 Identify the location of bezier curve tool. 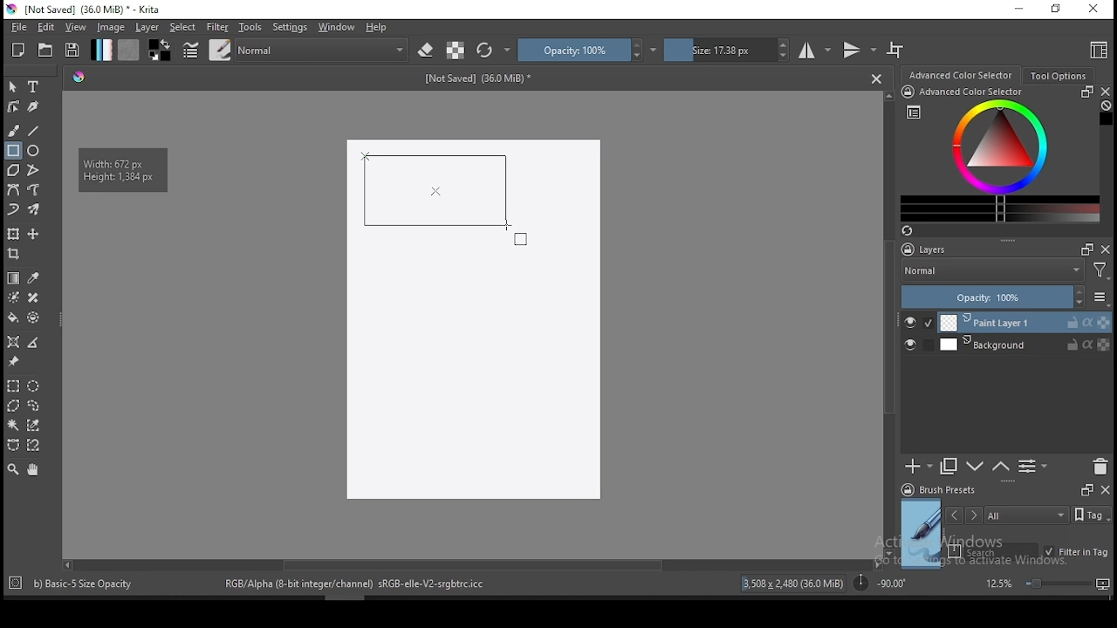
(12, 191).